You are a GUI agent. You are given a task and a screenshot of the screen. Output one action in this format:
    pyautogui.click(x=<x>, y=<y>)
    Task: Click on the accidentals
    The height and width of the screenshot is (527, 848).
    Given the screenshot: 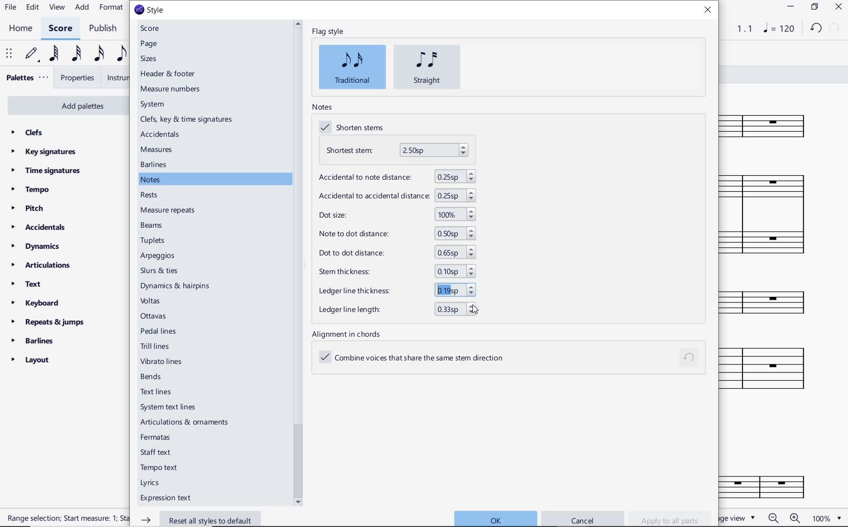 What is the action you would take?
    pyautogui.click(x=161, y=135)
    